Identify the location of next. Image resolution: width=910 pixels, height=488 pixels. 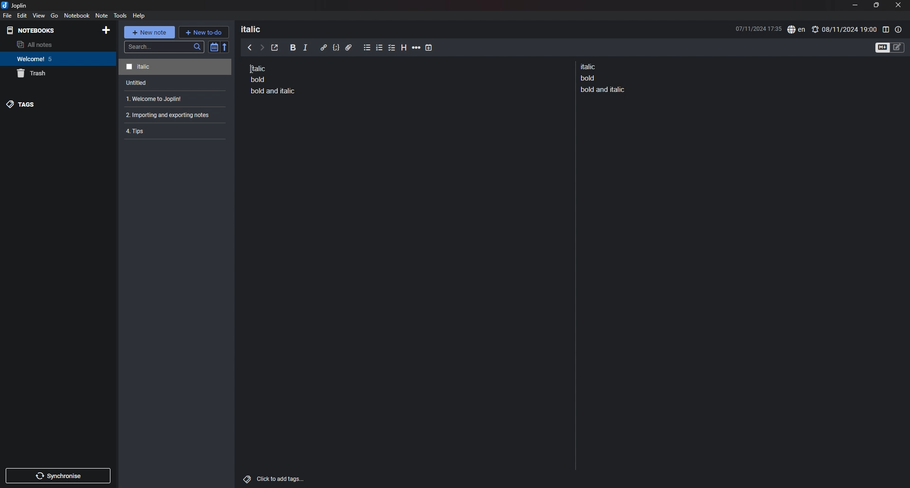
(262, 48).